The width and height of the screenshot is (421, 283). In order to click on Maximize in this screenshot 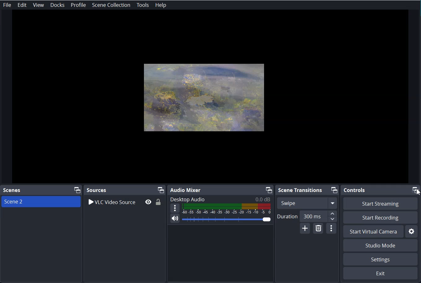, I will do `click(269, 189)`.